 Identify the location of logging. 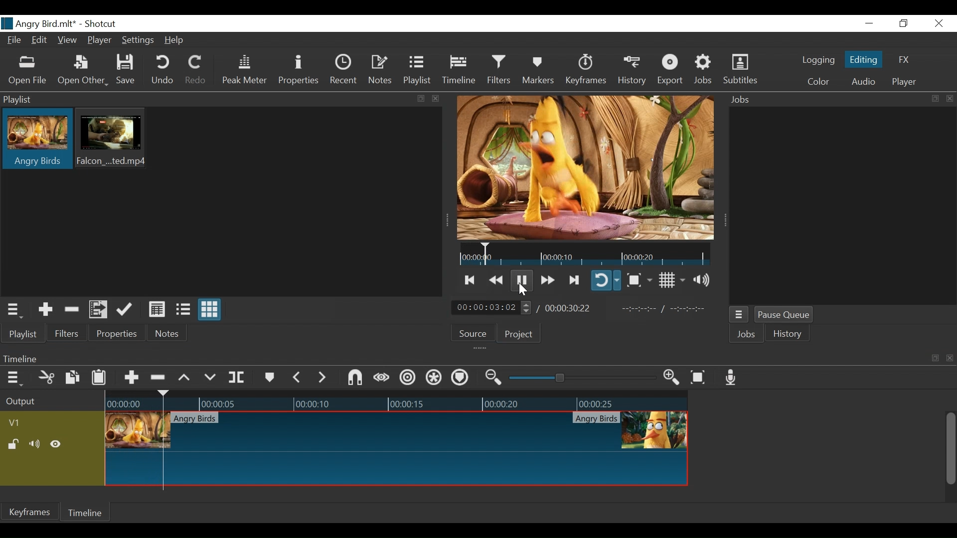
(818, 61).